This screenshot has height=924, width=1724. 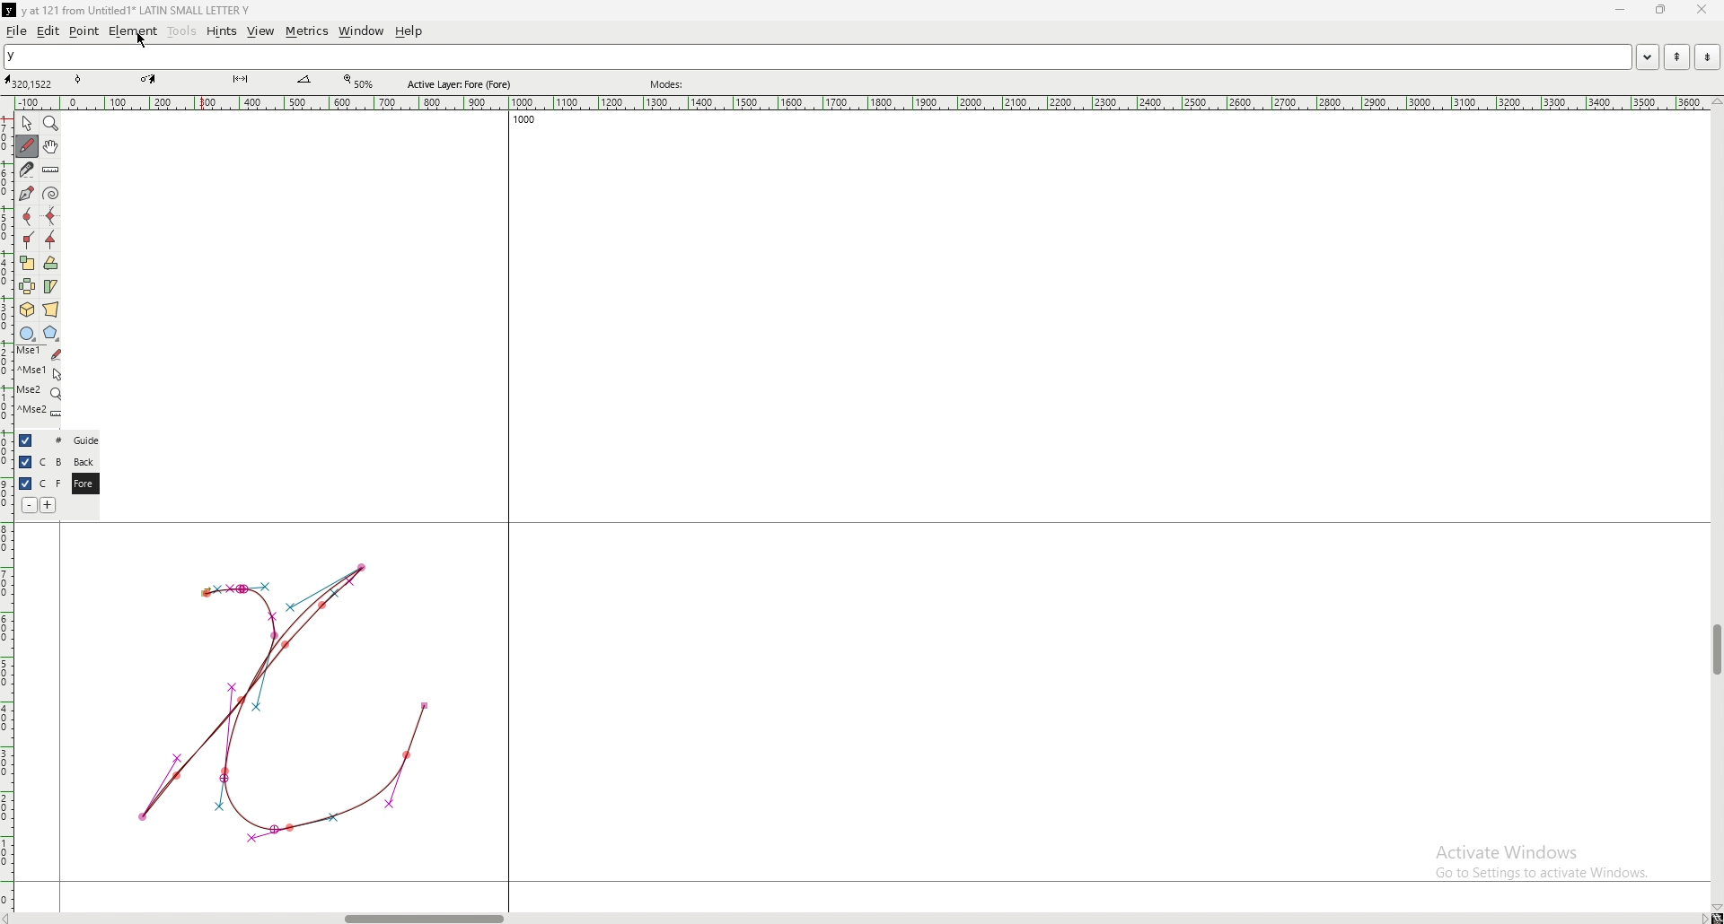 What do you see at coordinates (1702, 918) in the screenshot?
I see `scroll right` at bounding box center [1702, 918].